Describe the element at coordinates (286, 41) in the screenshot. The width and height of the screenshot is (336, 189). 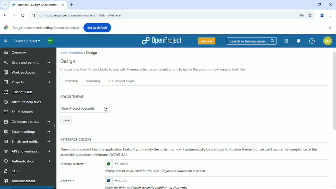
I see `Modules` at that location.